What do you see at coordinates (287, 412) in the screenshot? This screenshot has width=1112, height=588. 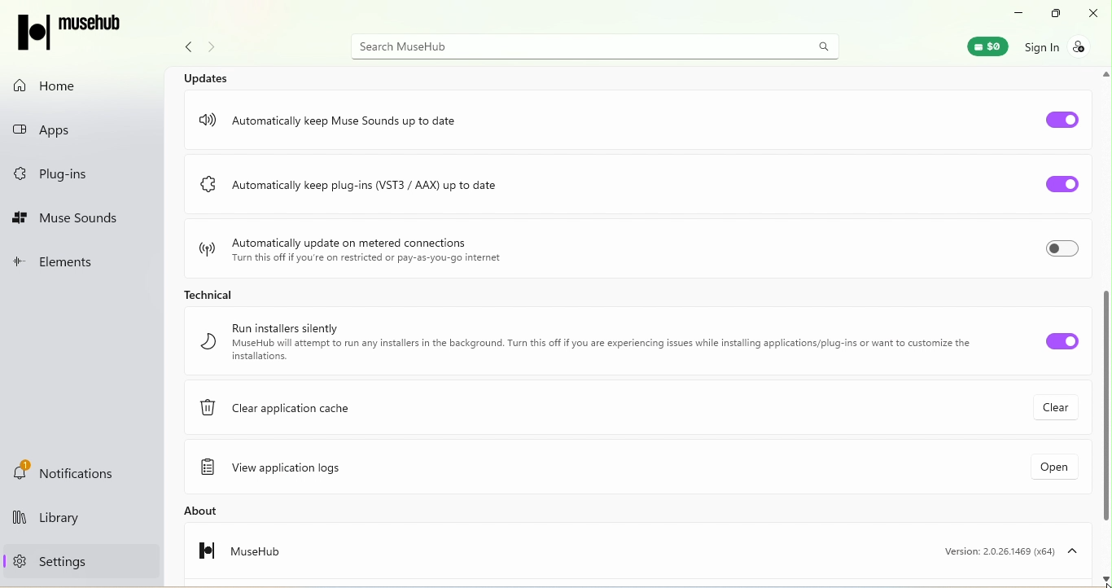 I see `Clear application cache` at bounding box center [287, 412].